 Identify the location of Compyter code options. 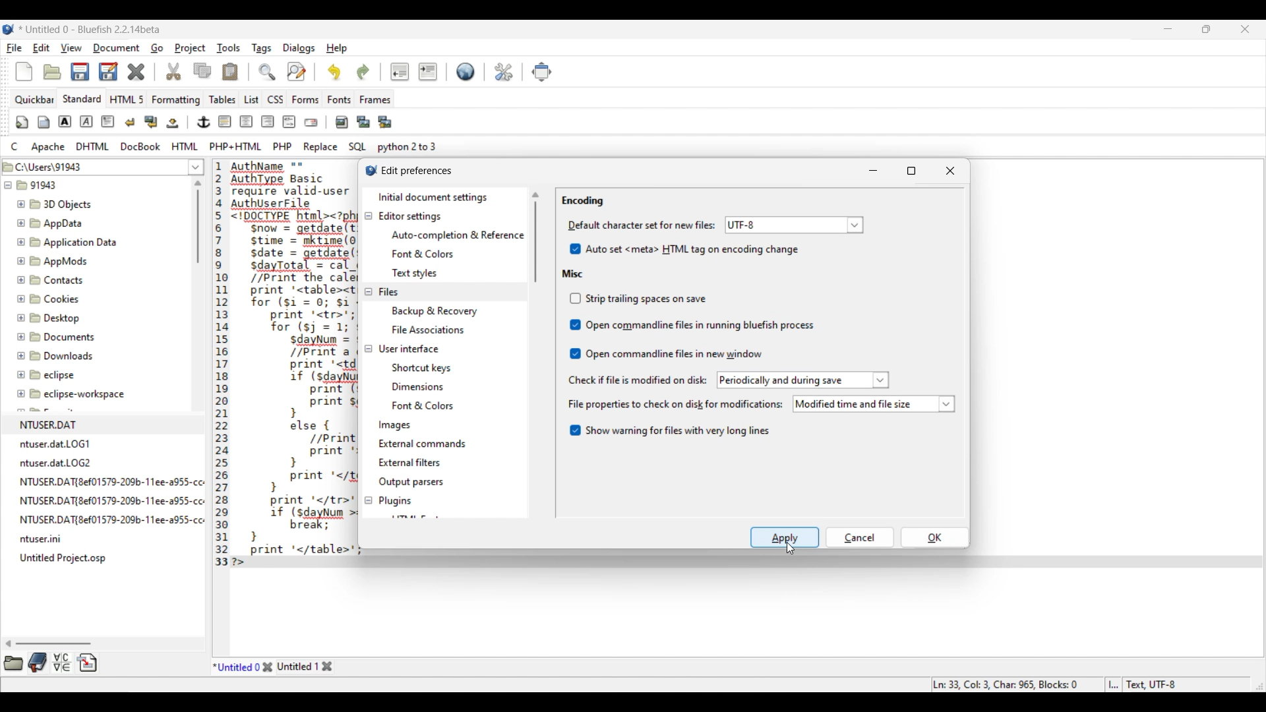
(224, 146).